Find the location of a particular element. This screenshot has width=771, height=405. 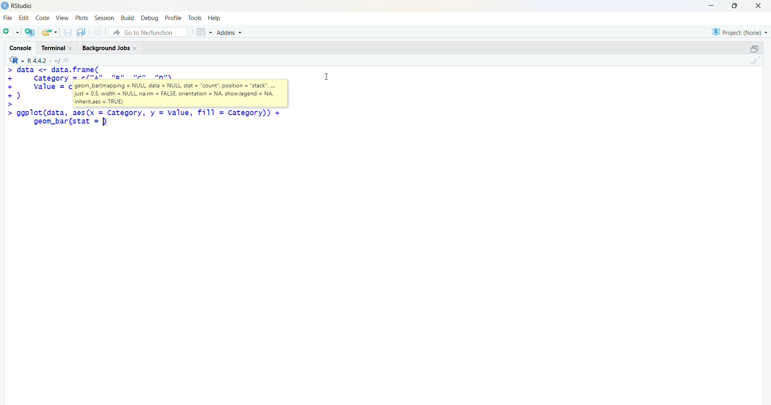

clear console is located at coordinates (754, 60).